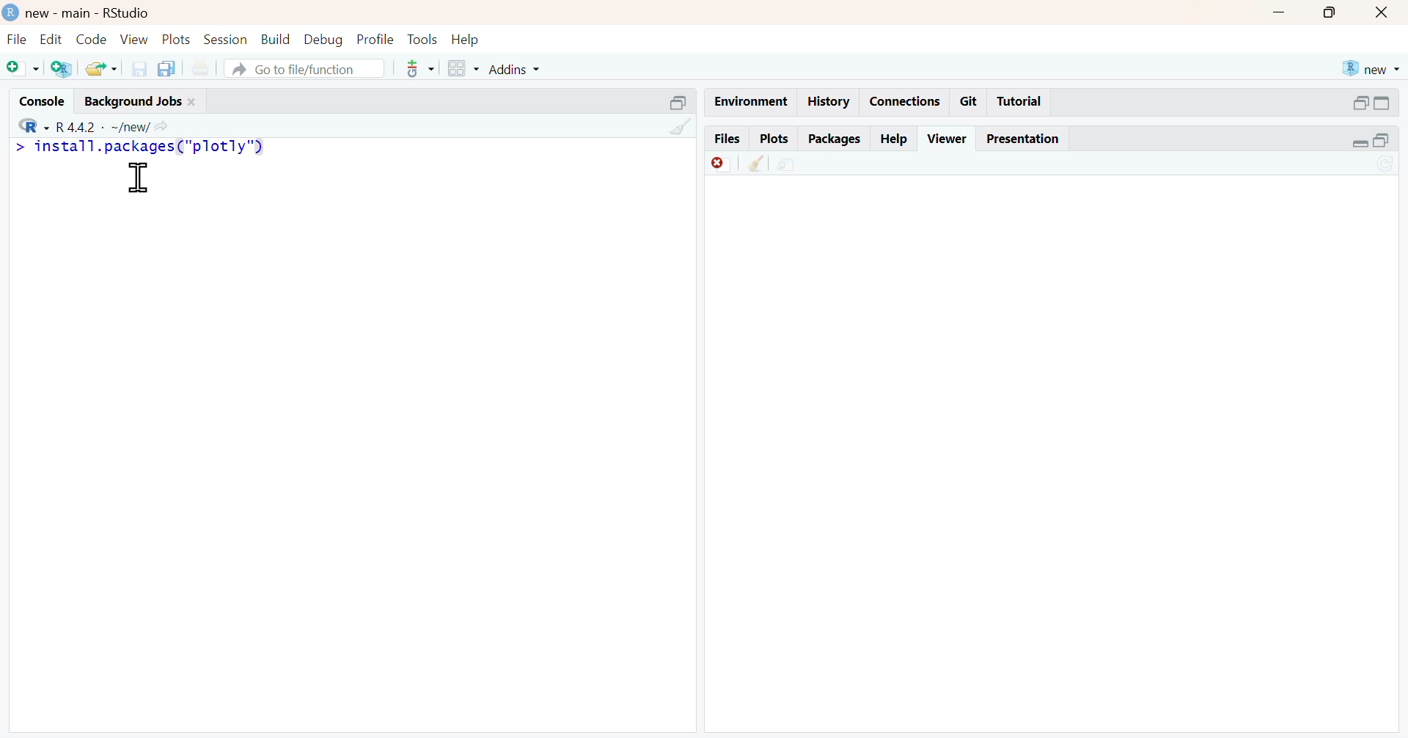  Describe the element at coordinates (461, 68) in the screenshot. I see `workspace panes` at that location.